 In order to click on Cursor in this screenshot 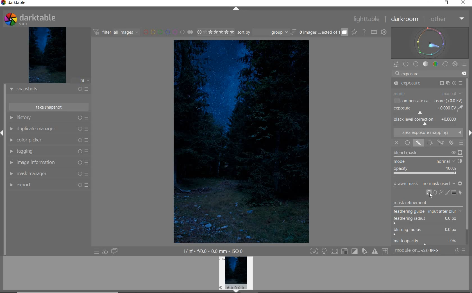, I will do `click(432, 196)`.